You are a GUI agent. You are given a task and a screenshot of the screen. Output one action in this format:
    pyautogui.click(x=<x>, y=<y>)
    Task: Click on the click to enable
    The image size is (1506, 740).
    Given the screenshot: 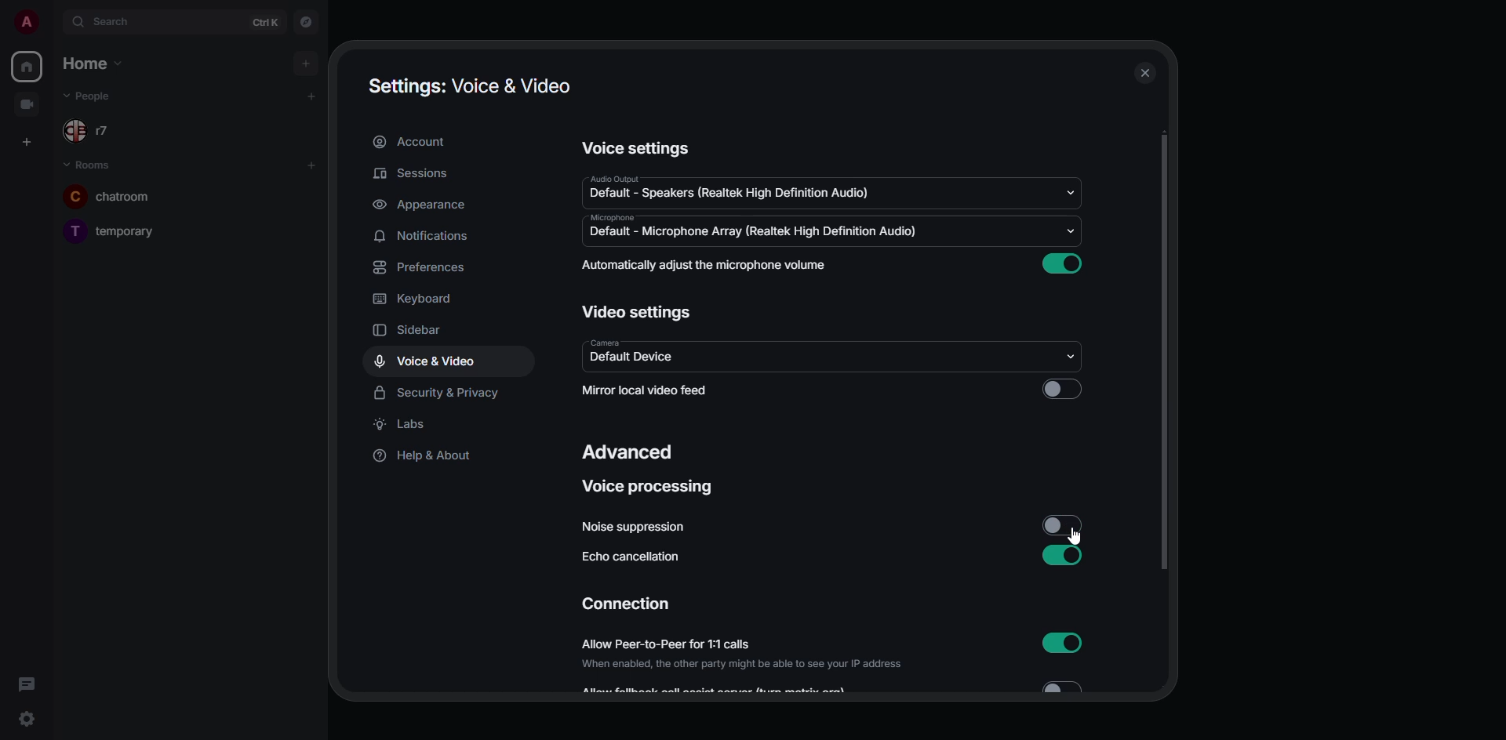 What is the action you would take?
    pyautogui.click(x=1064, y=390)
    